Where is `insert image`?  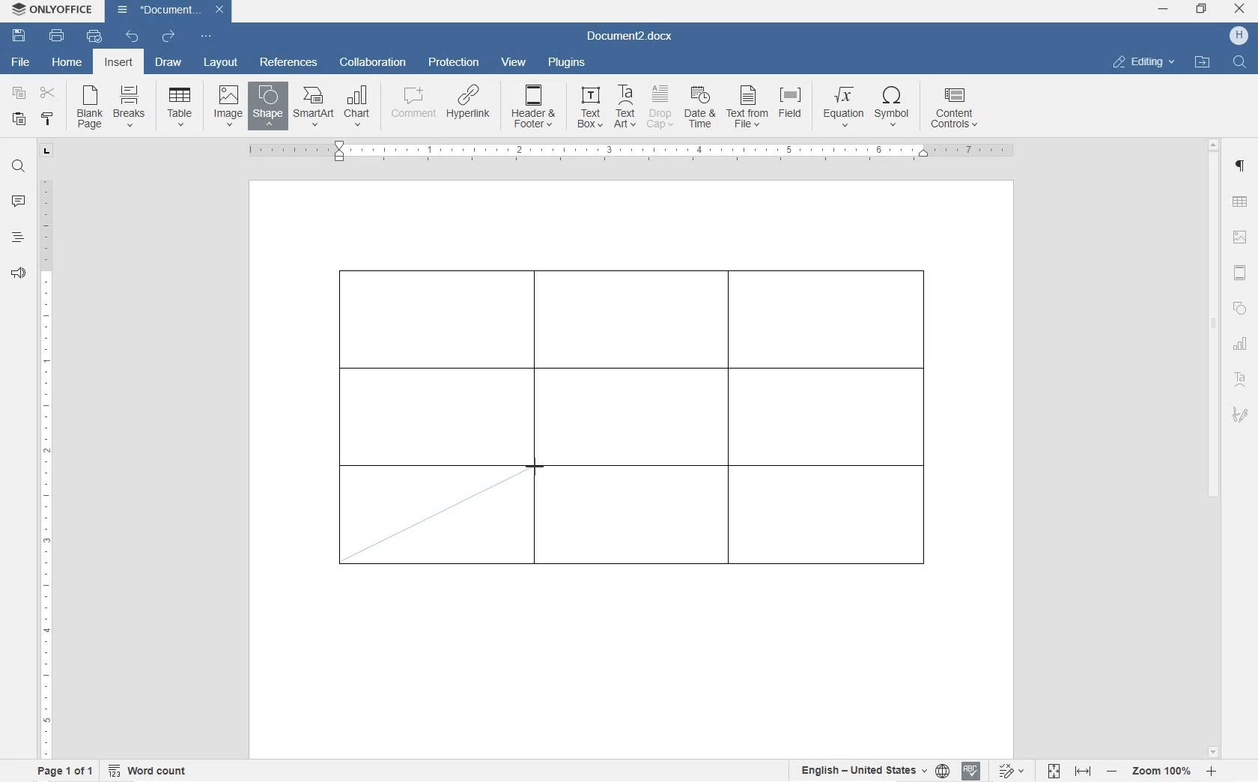 insert image is located at coordinates (228, 104).